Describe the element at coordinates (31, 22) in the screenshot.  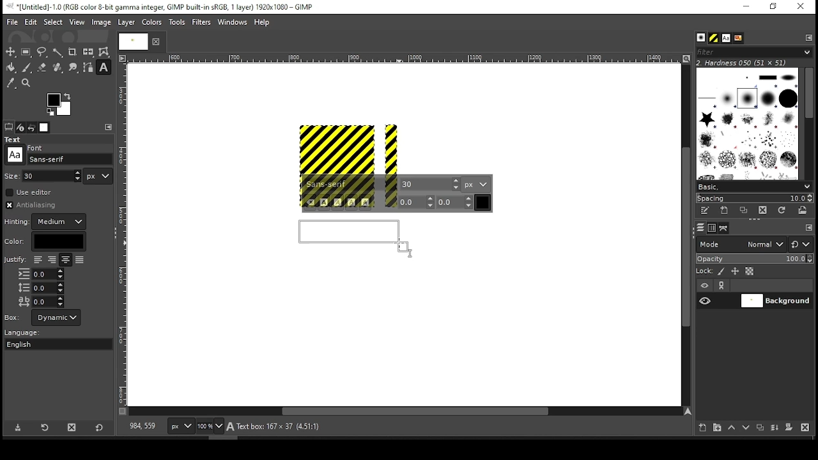
I see `edit` at that location.